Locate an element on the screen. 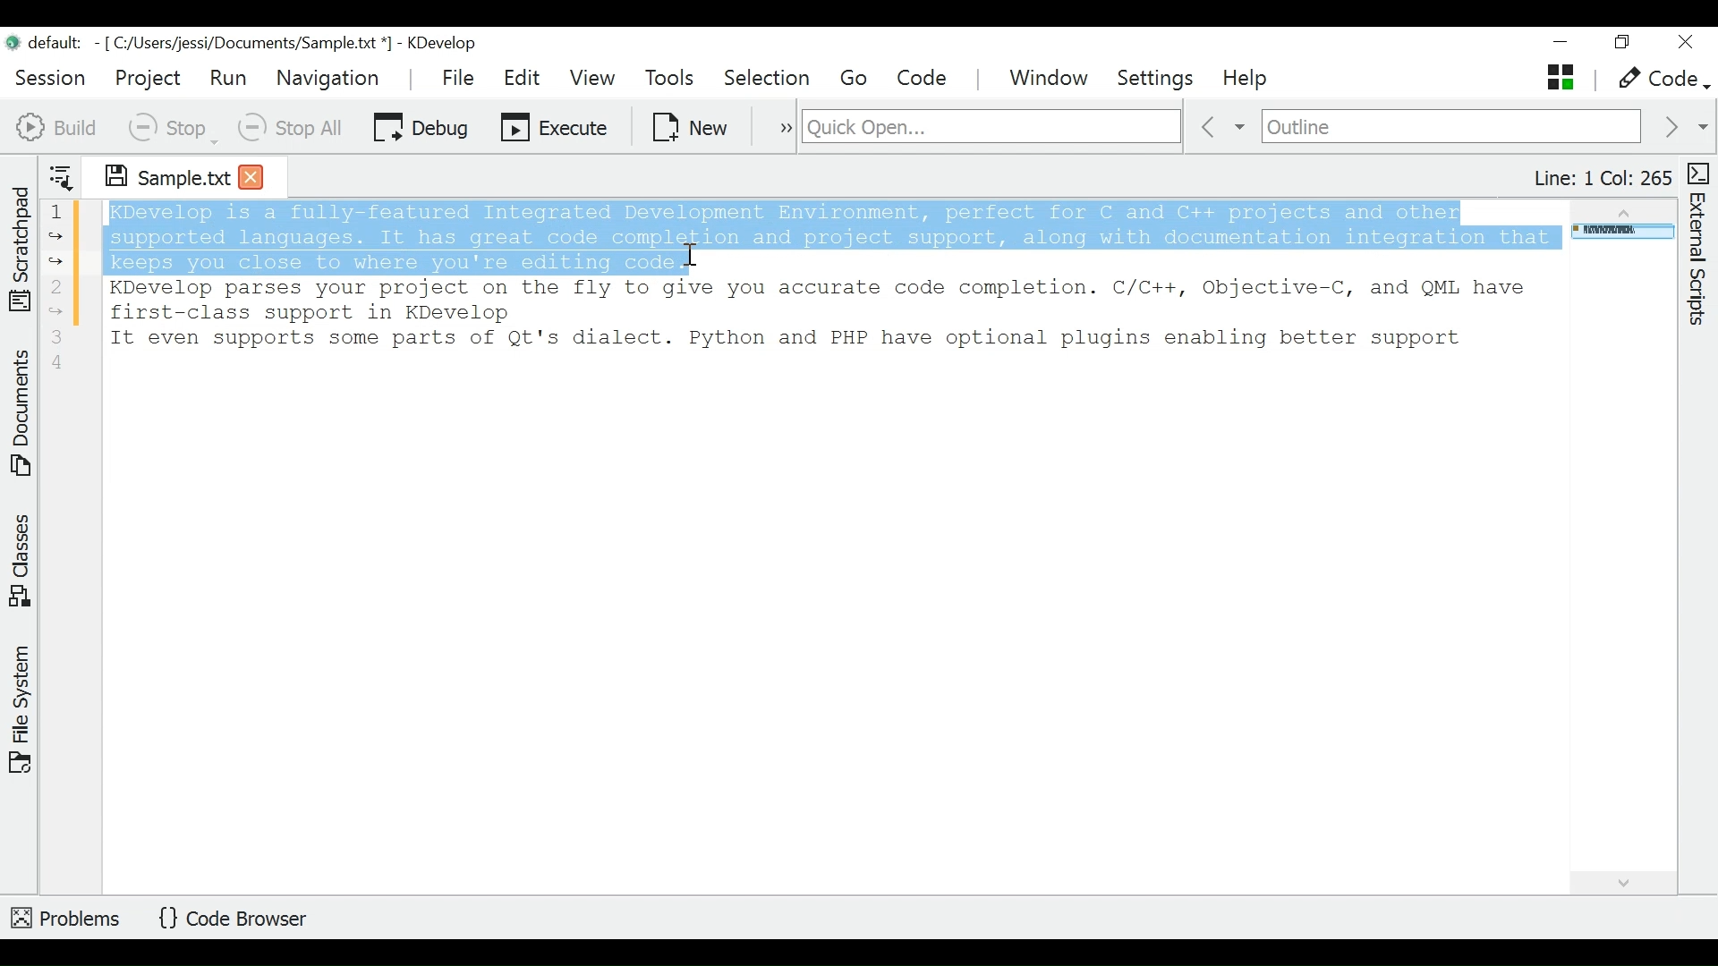 The image size is (1718, 966). Stop All is located at coordinates (293, 127).